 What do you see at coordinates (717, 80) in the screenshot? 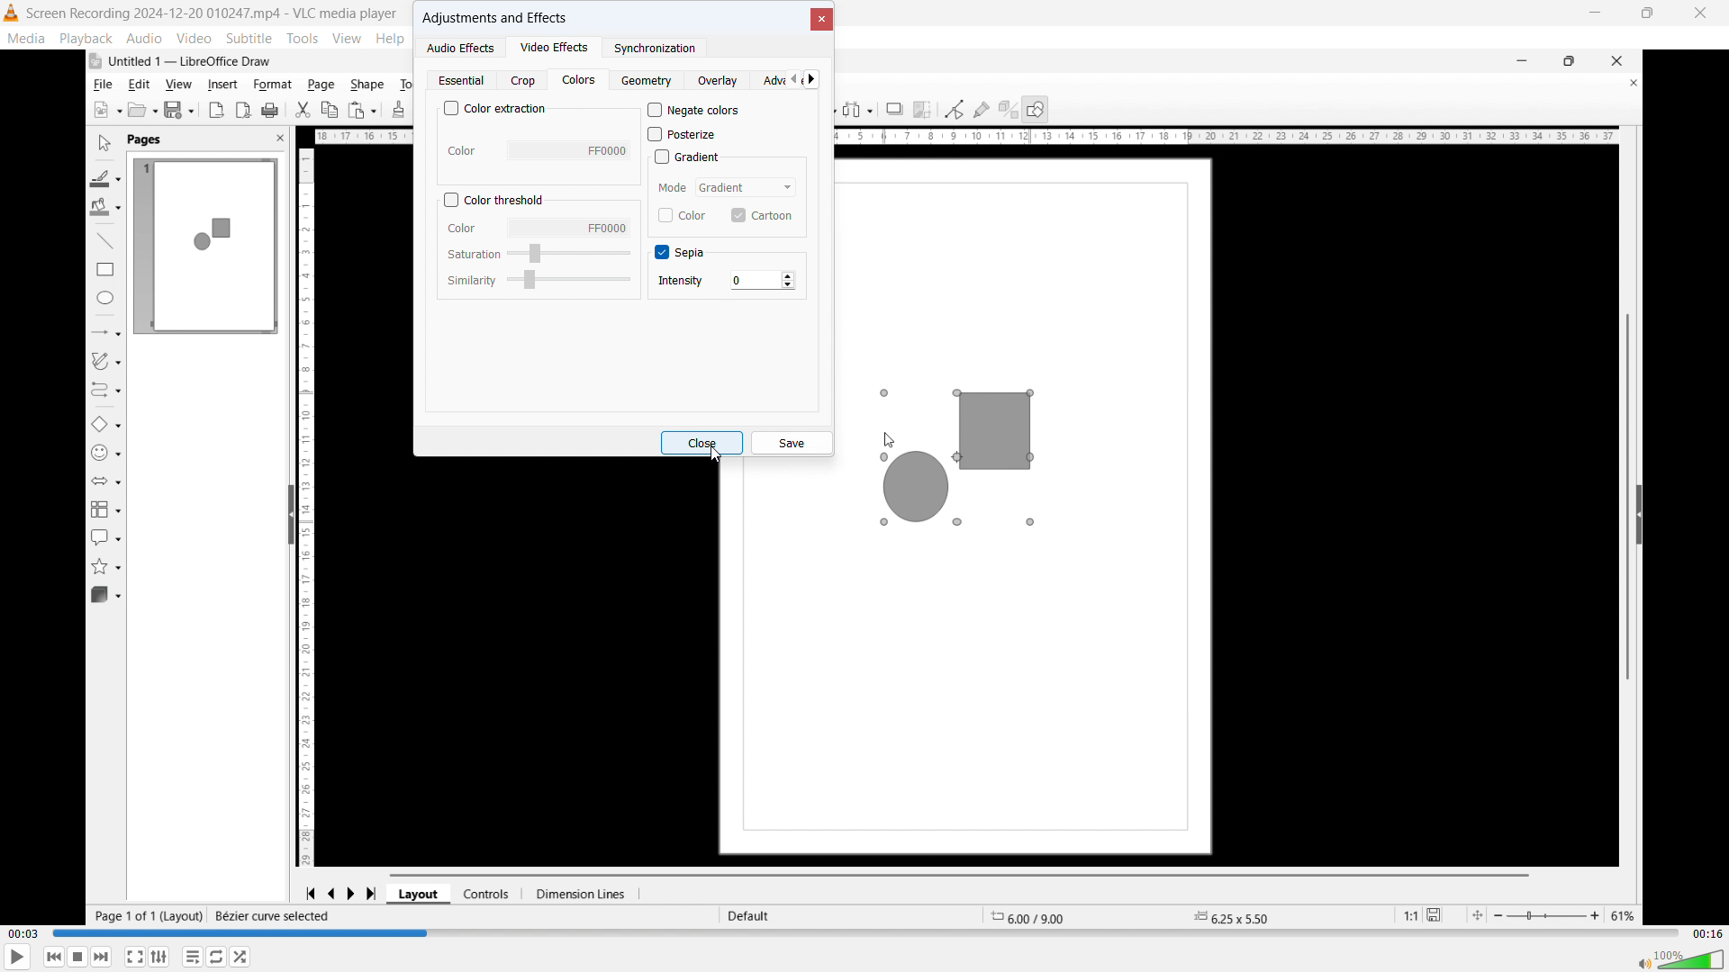
I see `Overlay ` at bounding box center [717, 80].